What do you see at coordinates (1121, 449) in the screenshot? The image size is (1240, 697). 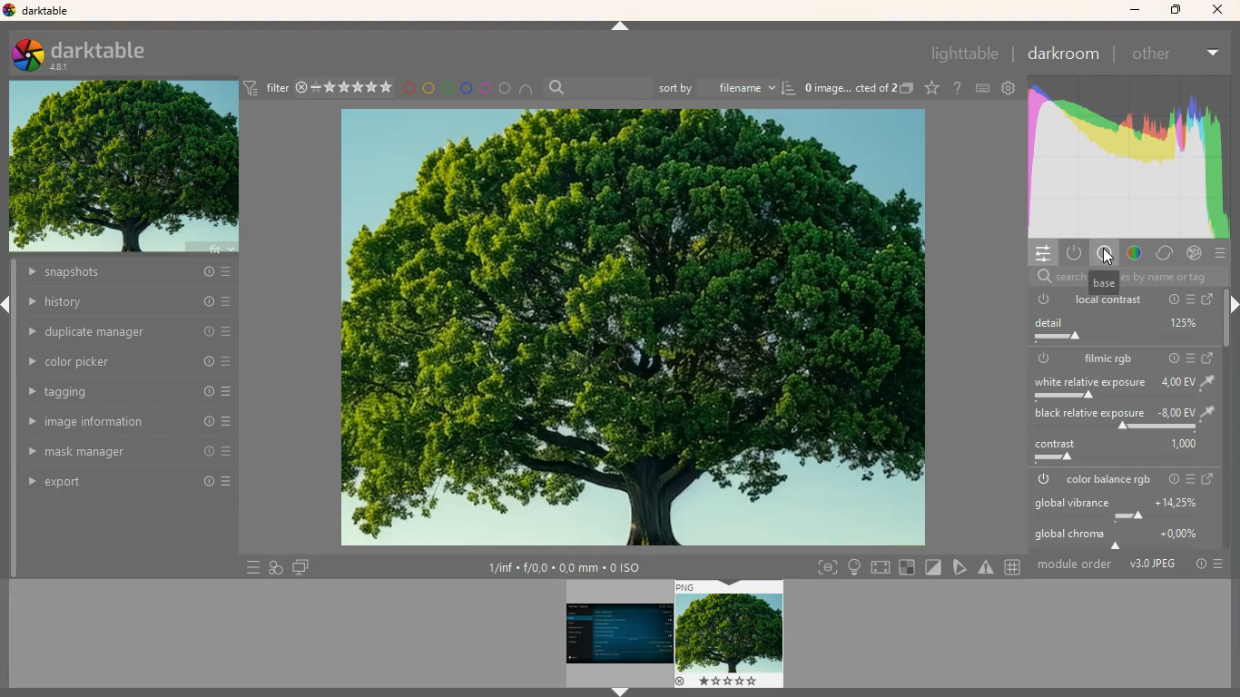 I see `contrast` at bounding box center [1121, 449].